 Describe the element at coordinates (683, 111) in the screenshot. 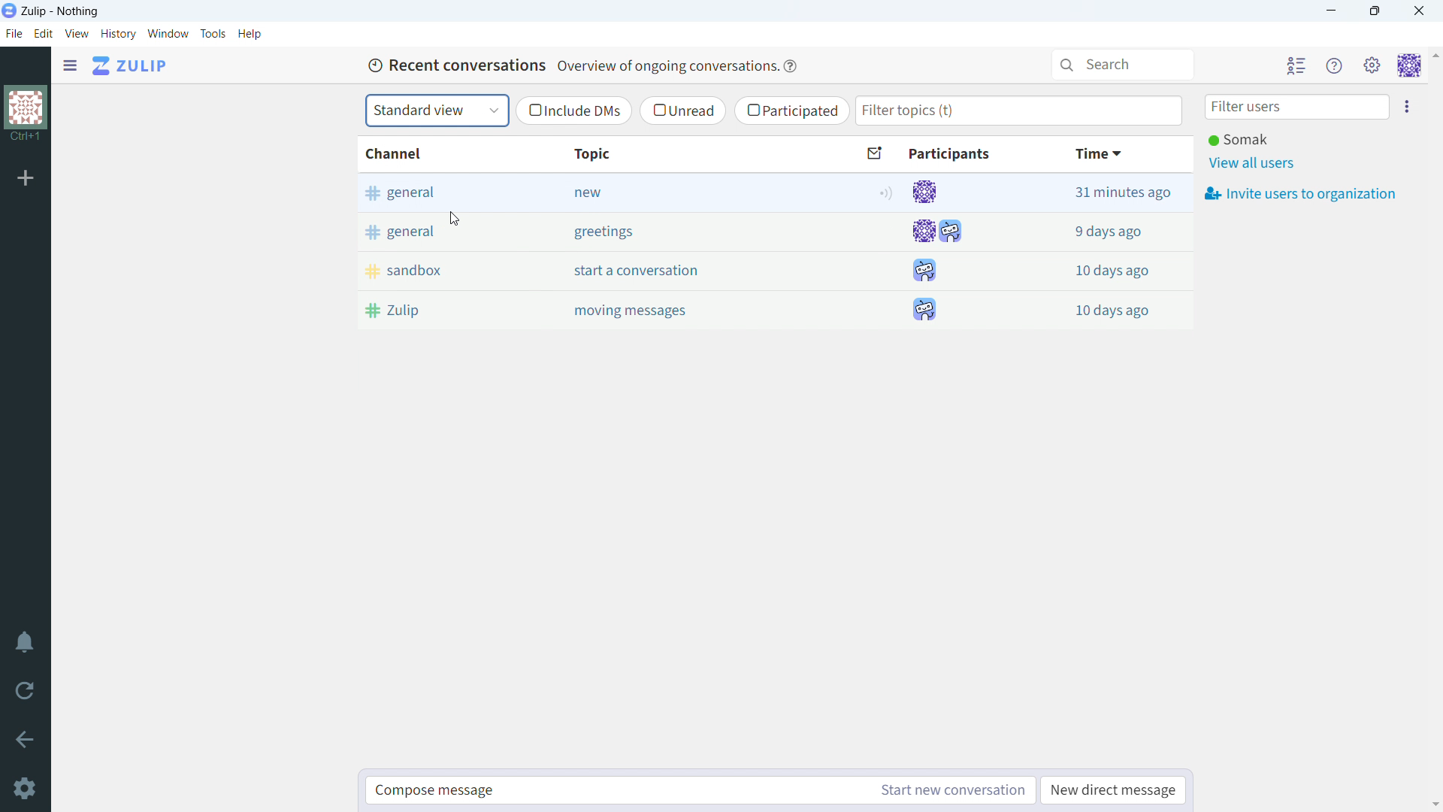

I see `unread` at that location.